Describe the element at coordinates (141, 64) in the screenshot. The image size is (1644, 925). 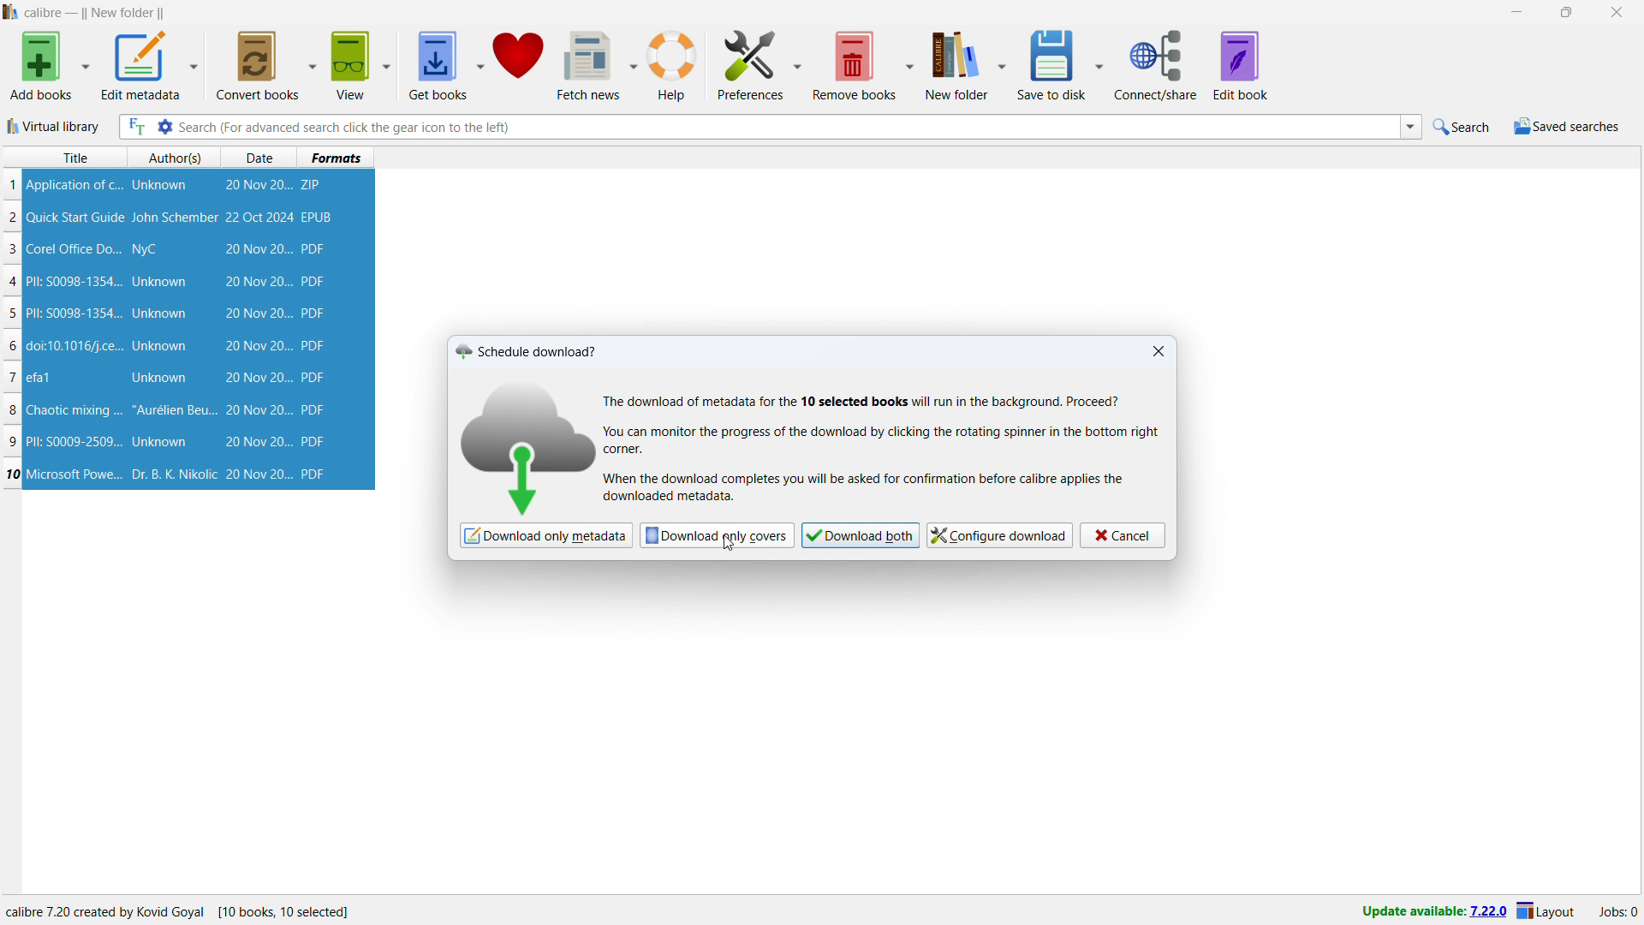
I see `edit metadata` at that location.